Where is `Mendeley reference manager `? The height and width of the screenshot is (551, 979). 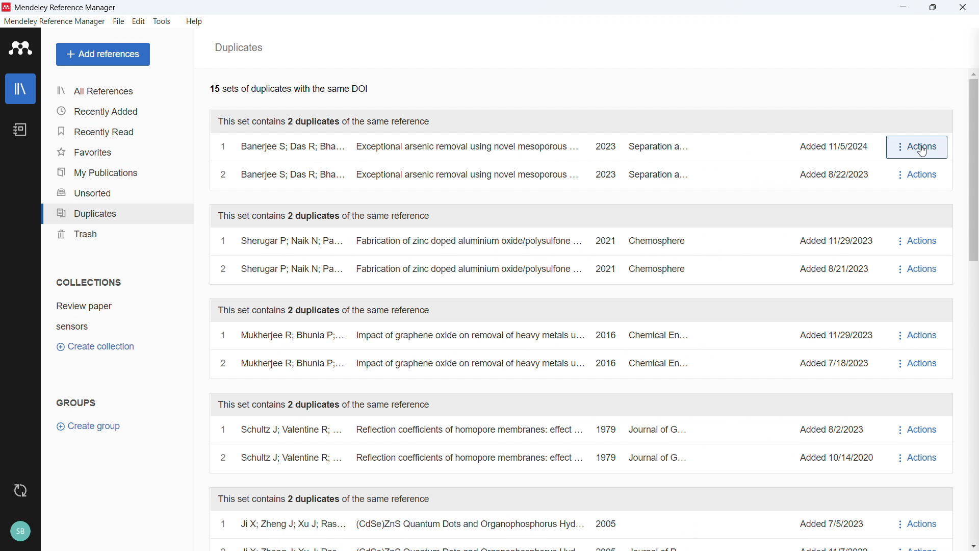 Mendeley reference manager  is located at coordinates (56, 22).